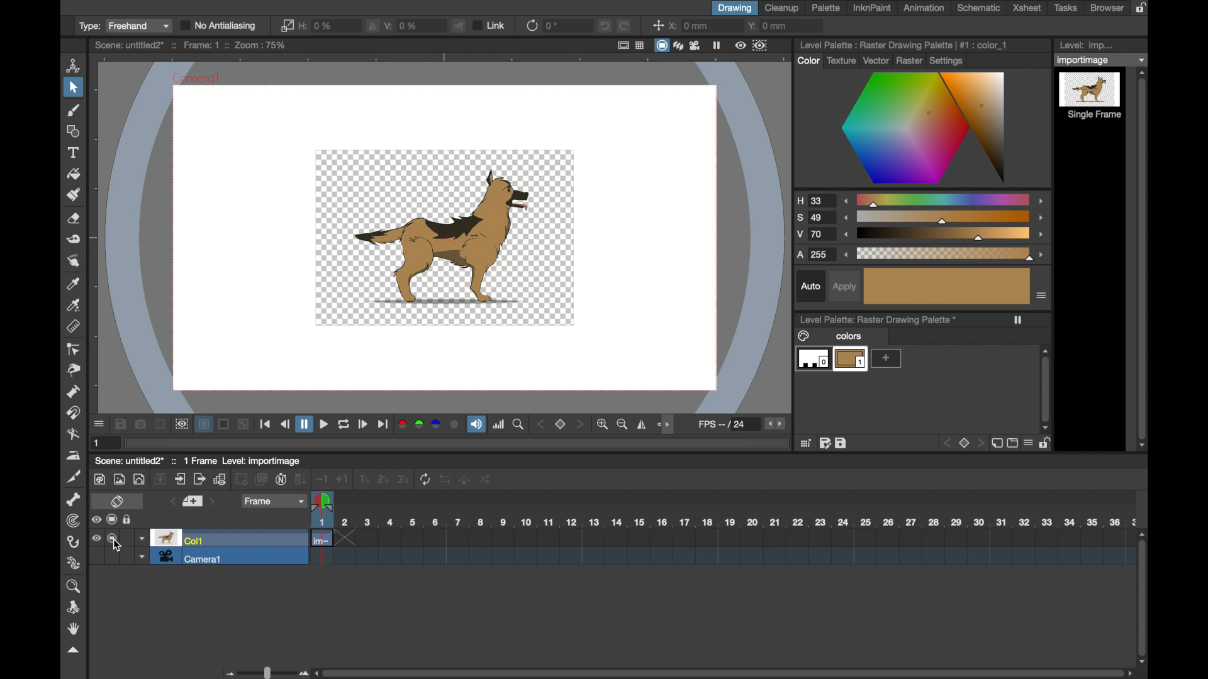 Image resolution: width=1208 pixels, height=679 pixels. I want to click on swap, so click(445, 478).